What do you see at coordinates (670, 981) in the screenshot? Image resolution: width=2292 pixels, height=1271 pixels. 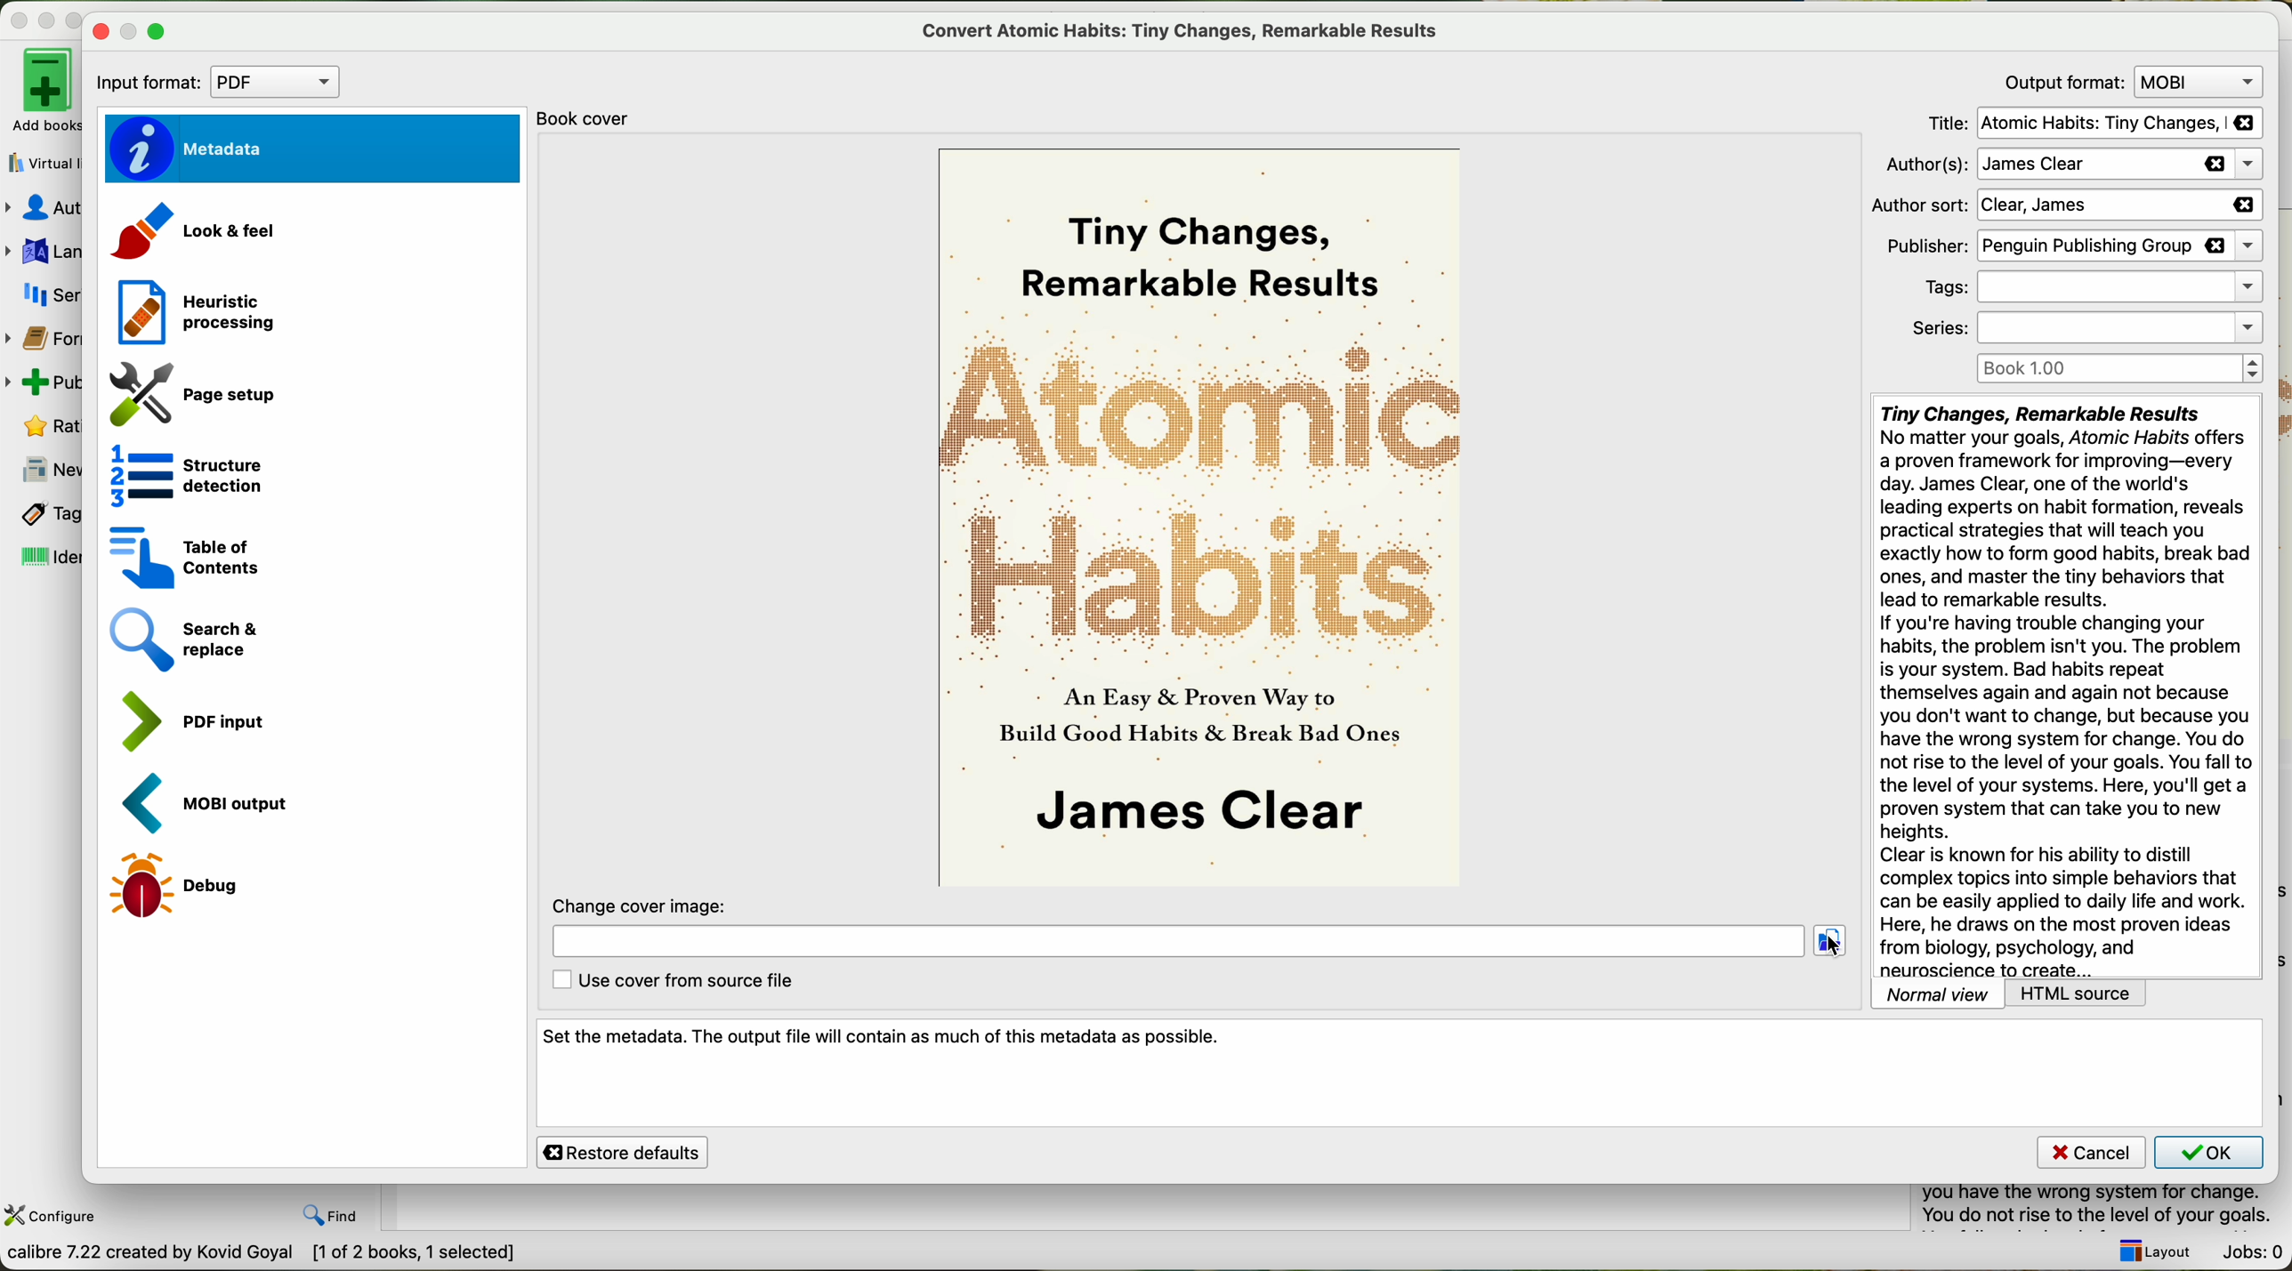 I see `use cover from source file` at bounding box center [670, 981].